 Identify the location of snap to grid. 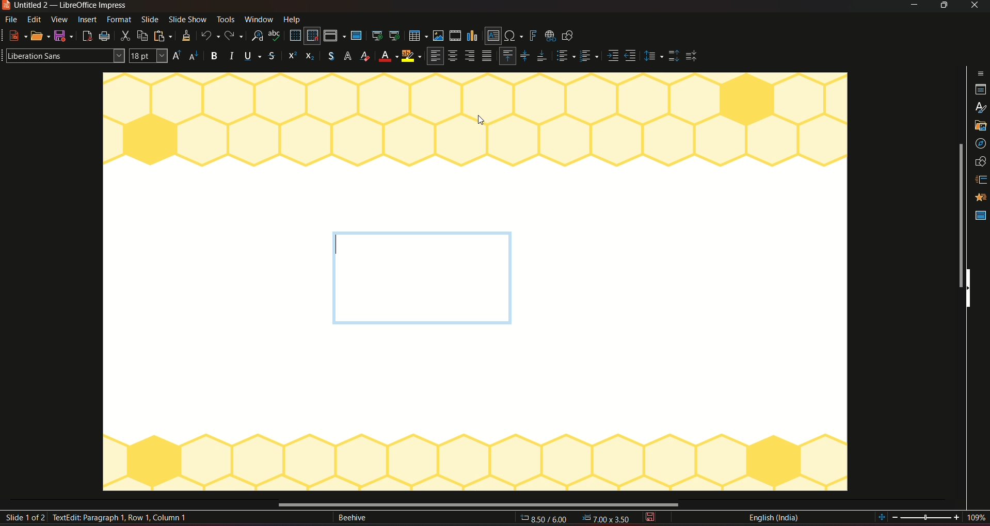
(313, 36).